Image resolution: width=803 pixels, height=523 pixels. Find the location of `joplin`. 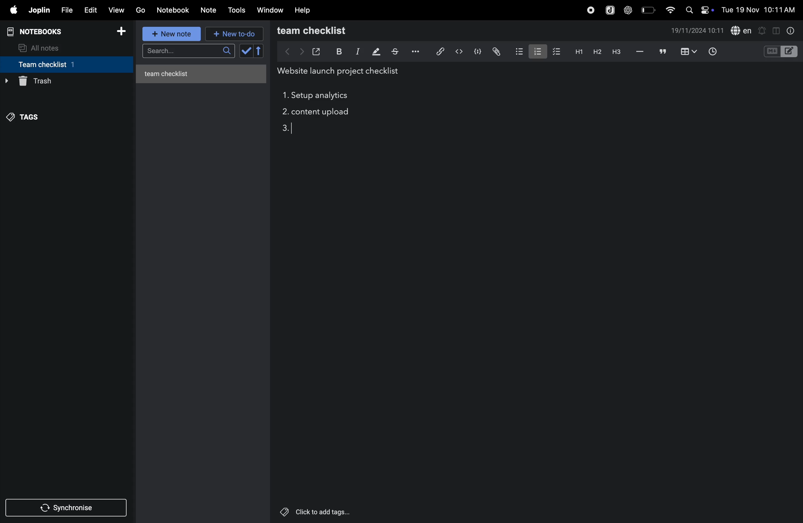

joplin is located at coordinates (40, 10).